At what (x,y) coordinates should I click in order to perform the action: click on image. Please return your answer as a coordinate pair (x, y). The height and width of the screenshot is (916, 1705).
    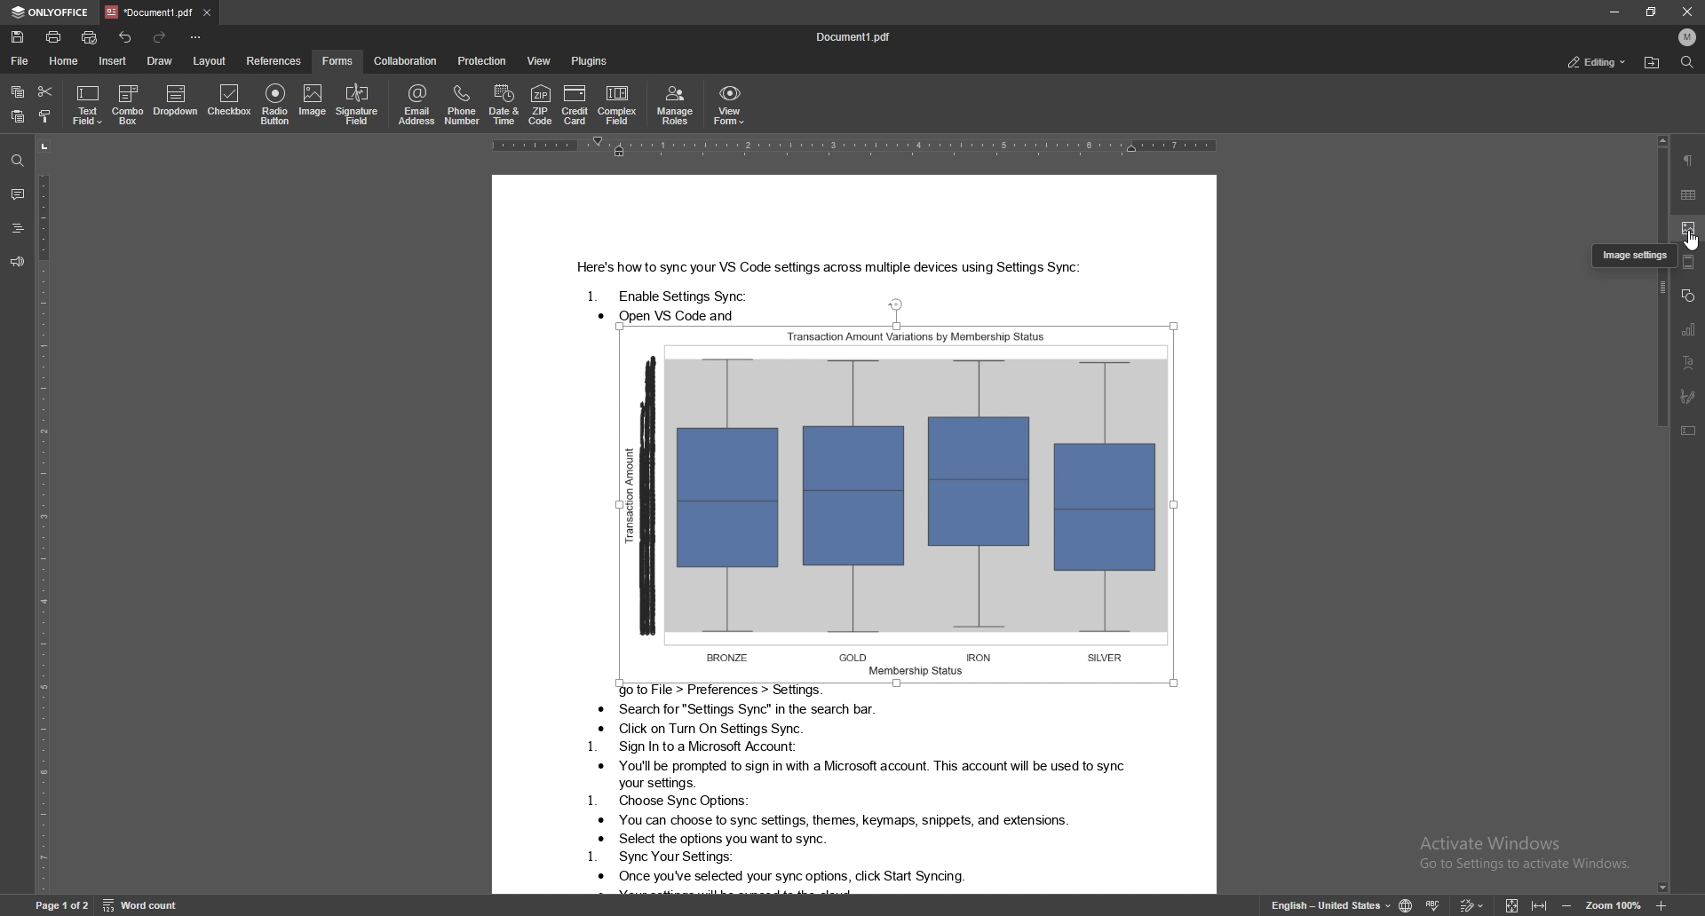
    Looking at the image, I should click on (312, 101).